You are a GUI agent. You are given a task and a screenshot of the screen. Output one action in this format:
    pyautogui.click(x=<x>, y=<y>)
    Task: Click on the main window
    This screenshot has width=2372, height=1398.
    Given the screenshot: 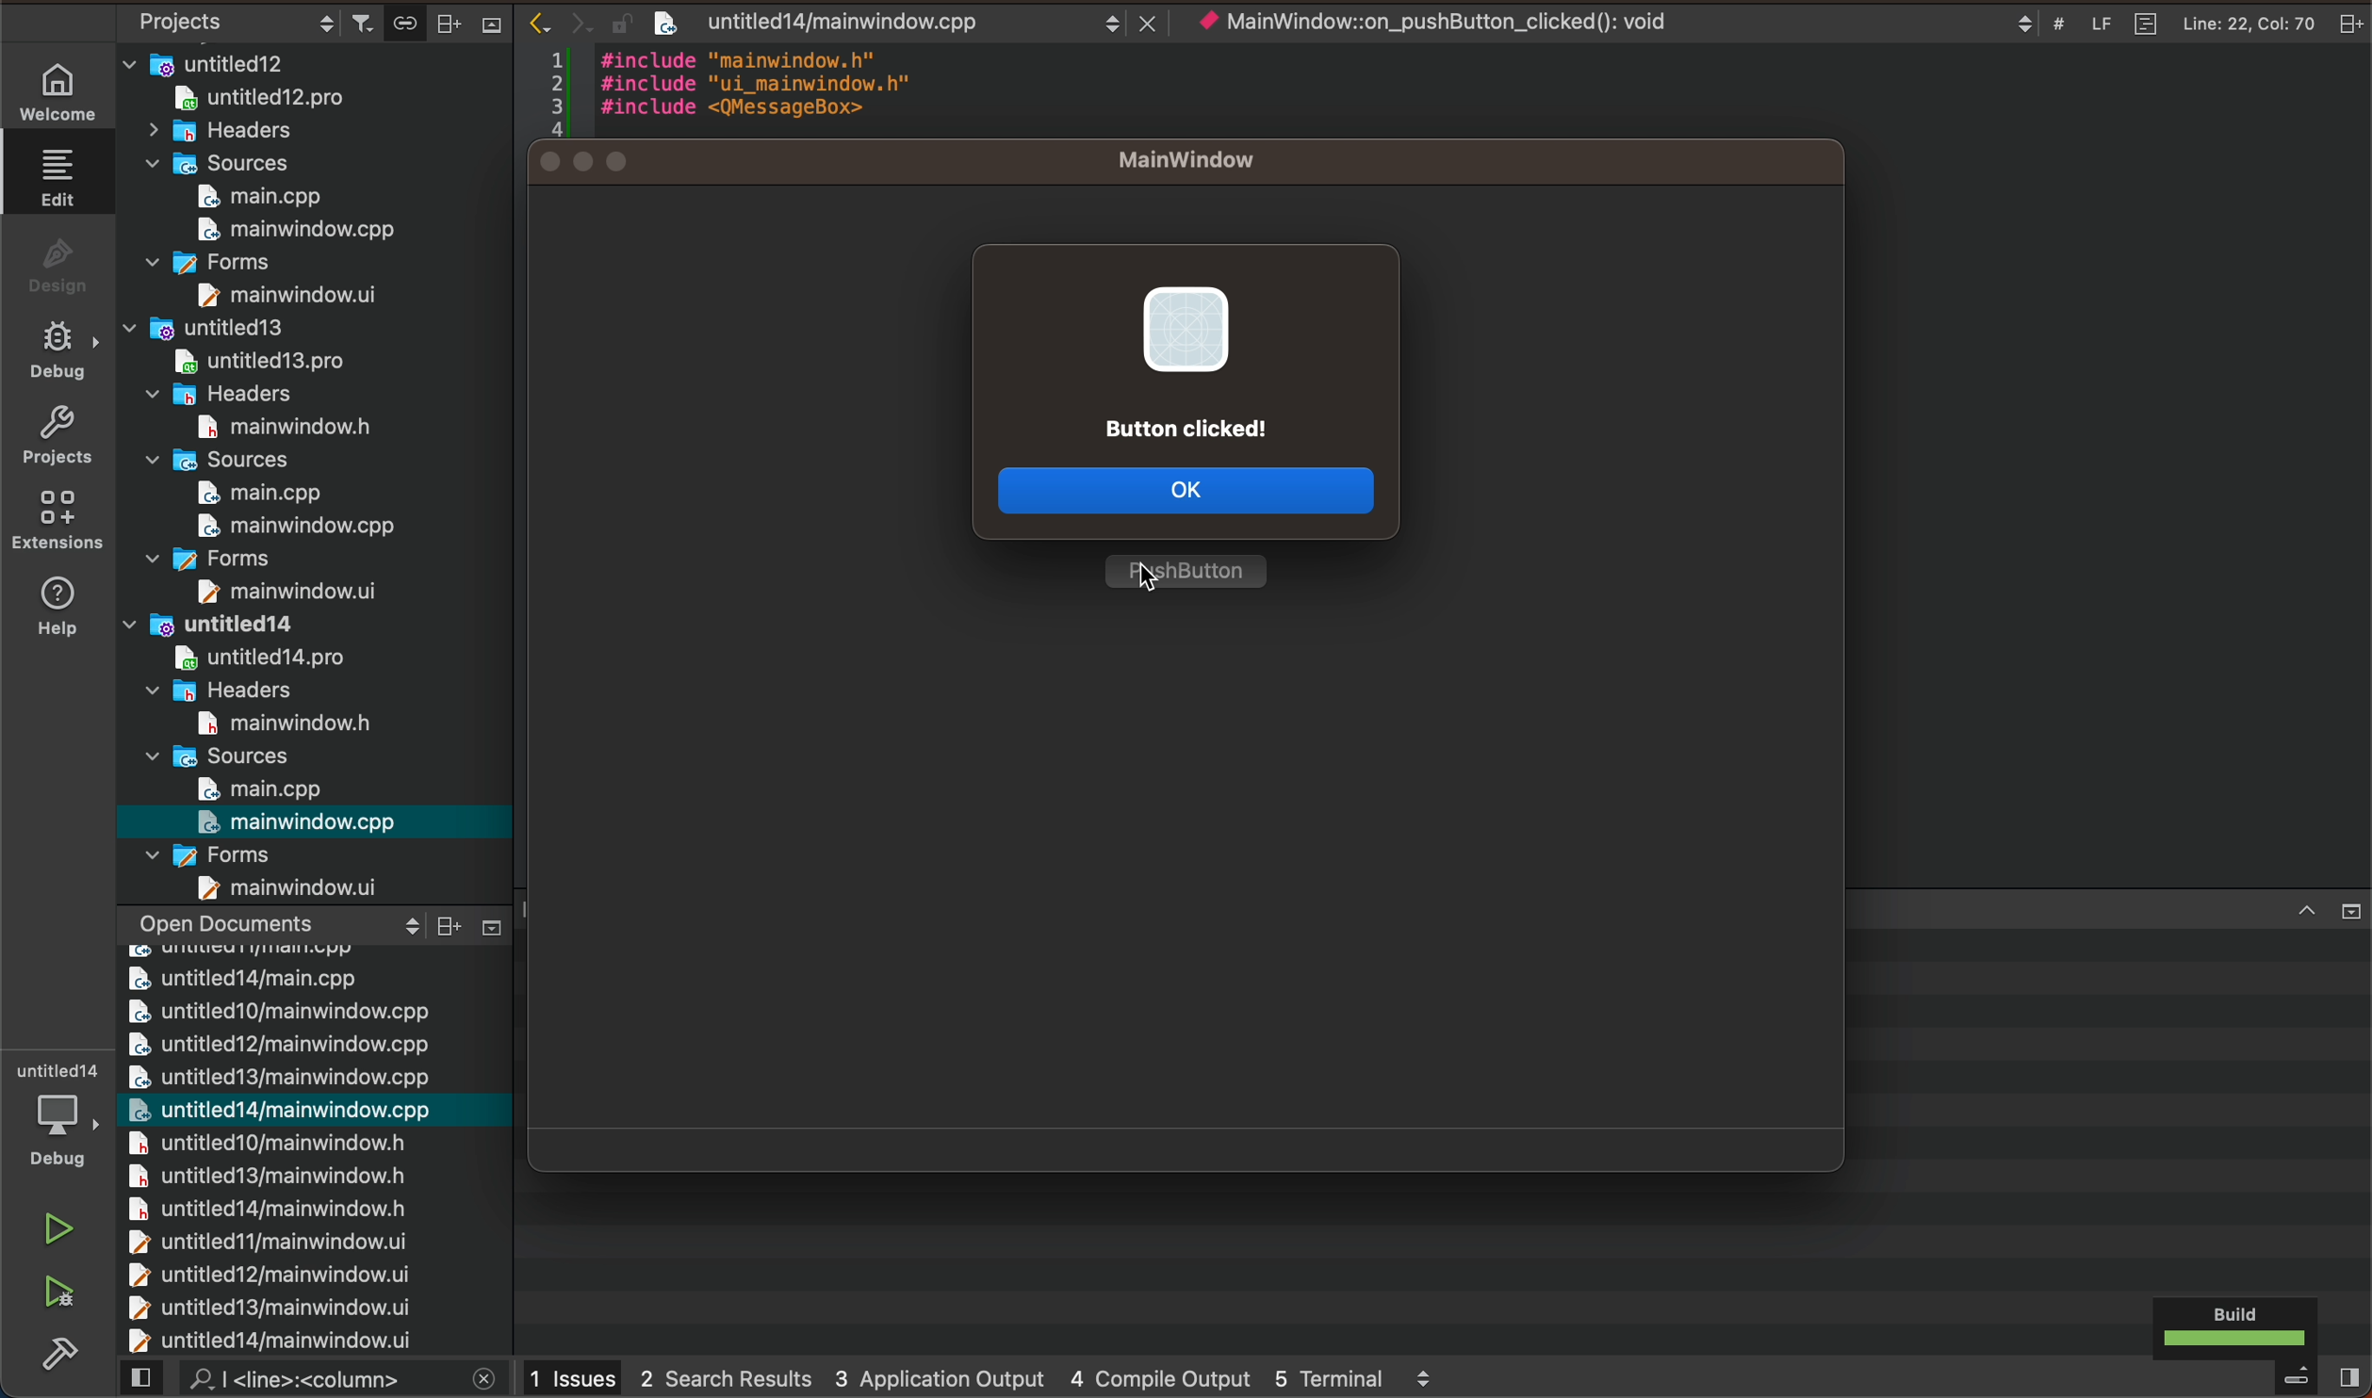 What is the action you would take?
    pyautogui.click(x=297, y=887)
    